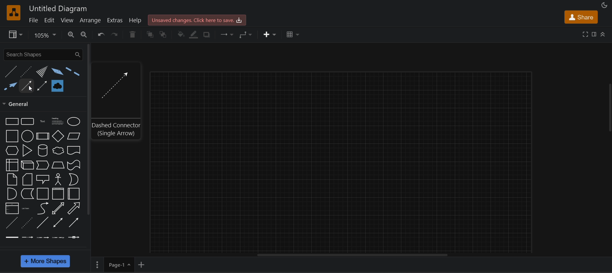 The image size is (612, 273). What do you see at coordinates (269, 34) in the screenshot?
I see `insert` at bounding box center [269, 34].